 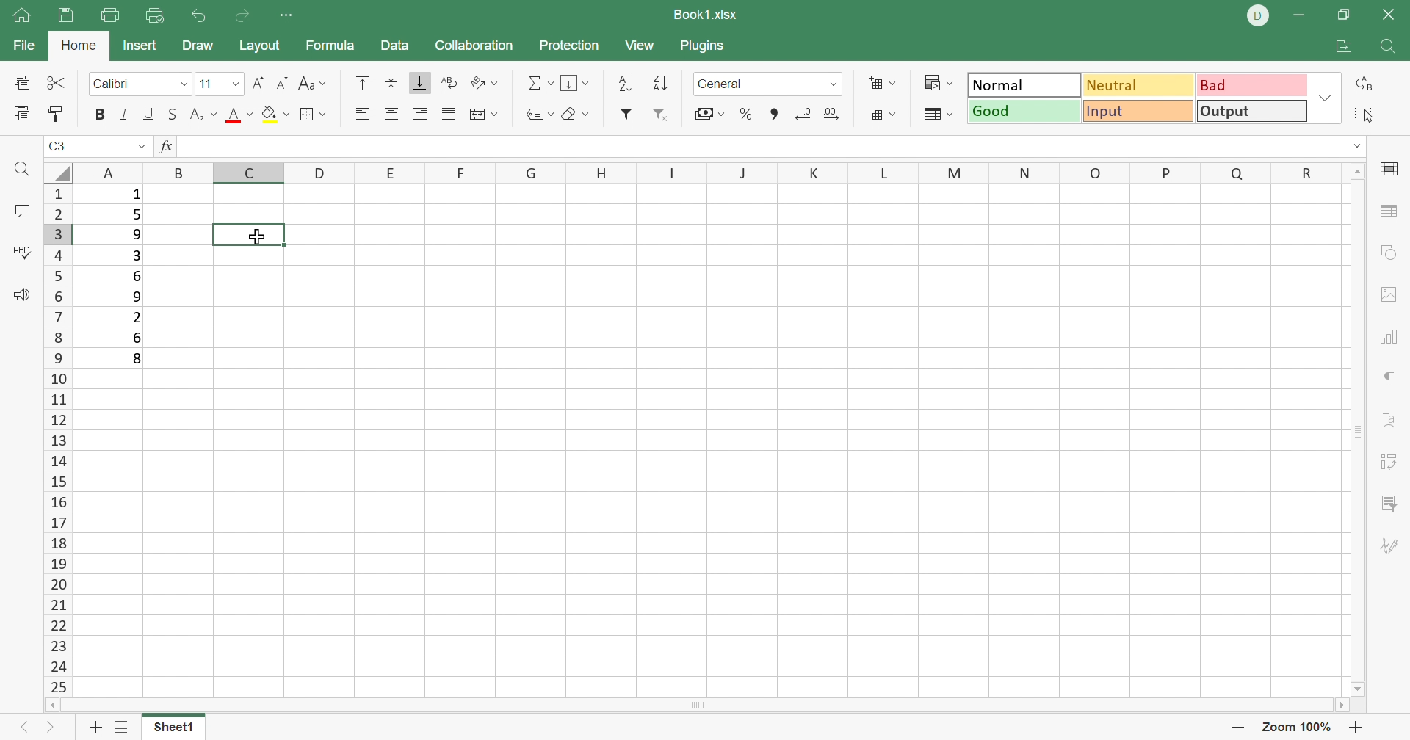 I want to click on Collaboration, so click(x=474, y=45).